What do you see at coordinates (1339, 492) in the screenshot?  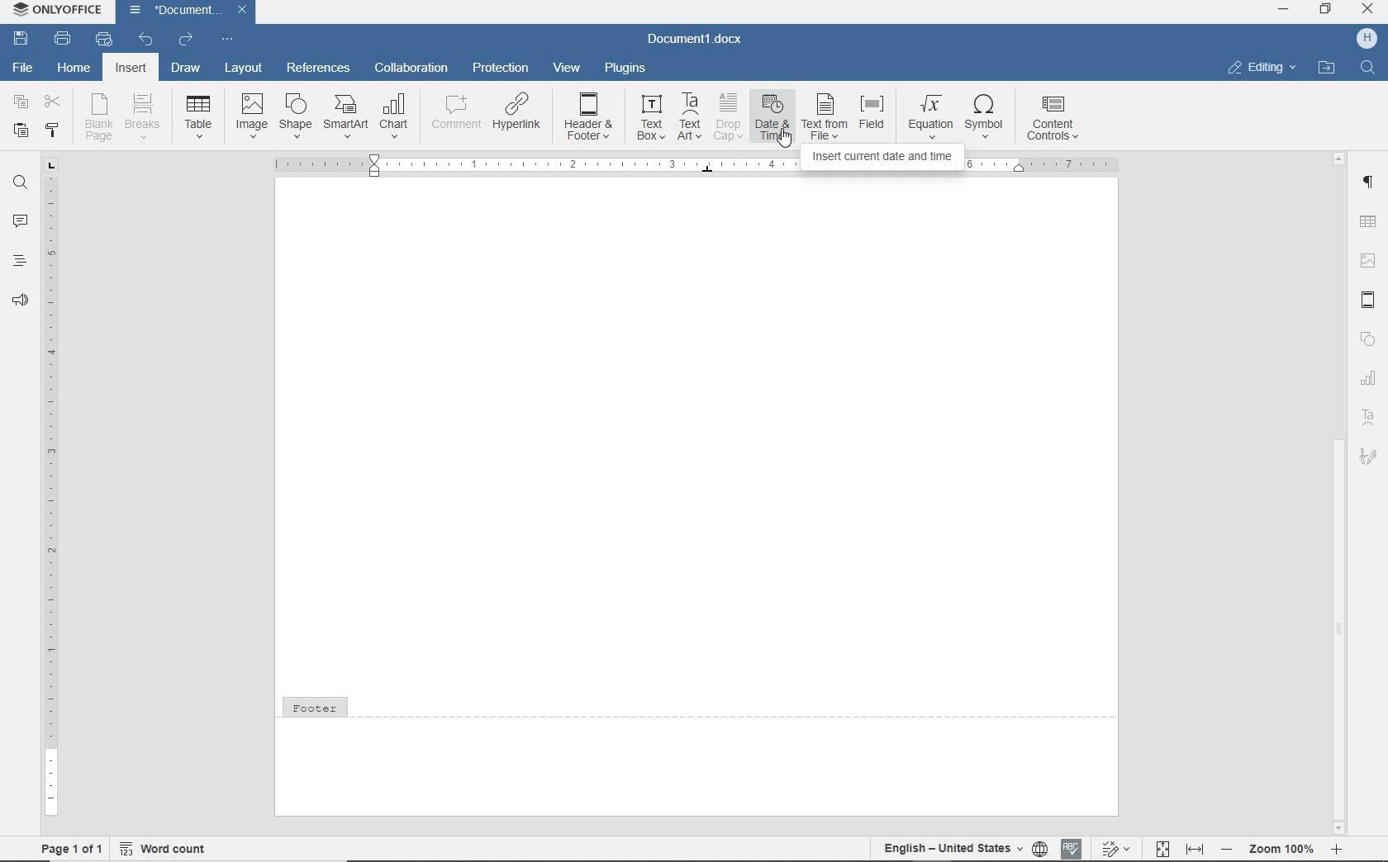 I see `scrollbar` at bounding box center [1339, 492].